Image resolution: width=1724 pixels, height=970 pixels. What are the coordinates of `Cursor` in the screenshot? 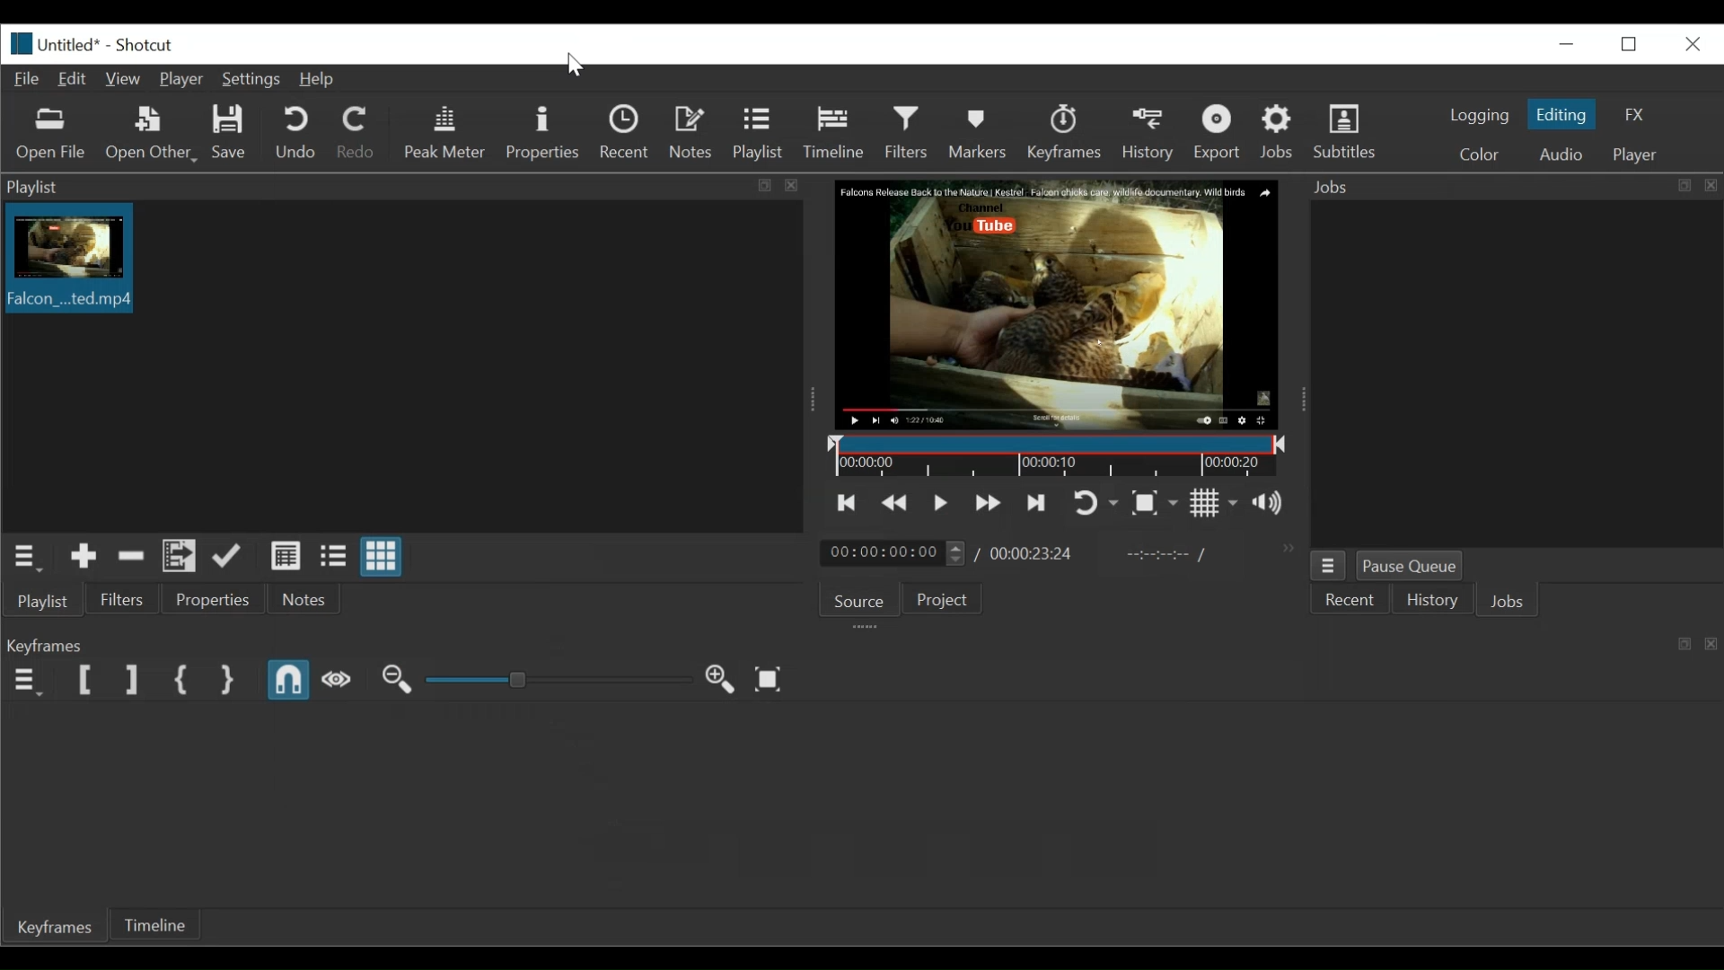 It's located at (580, 67).